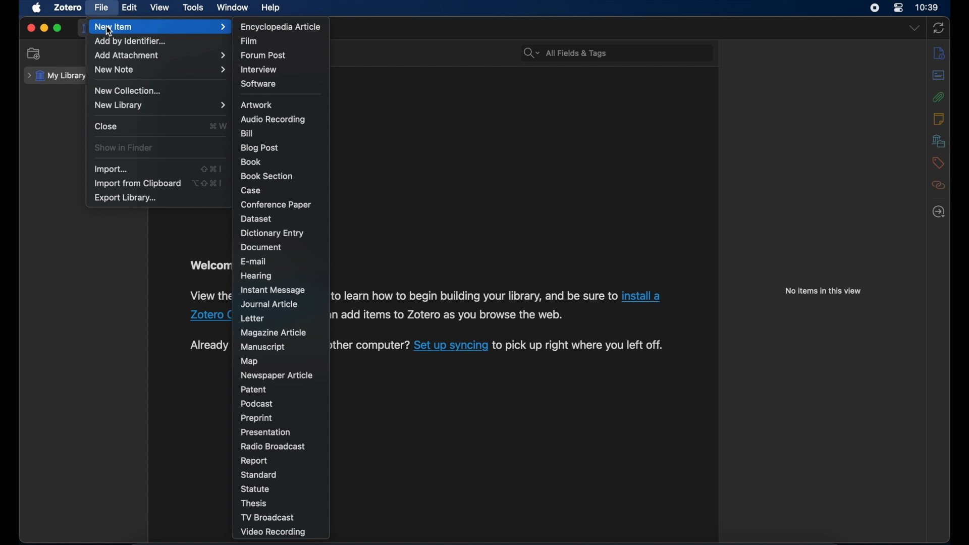 This screenshot has width=969, height=545. Describe the element at coordinates (261, 475) in the screenshot. I see `standard` at that location.